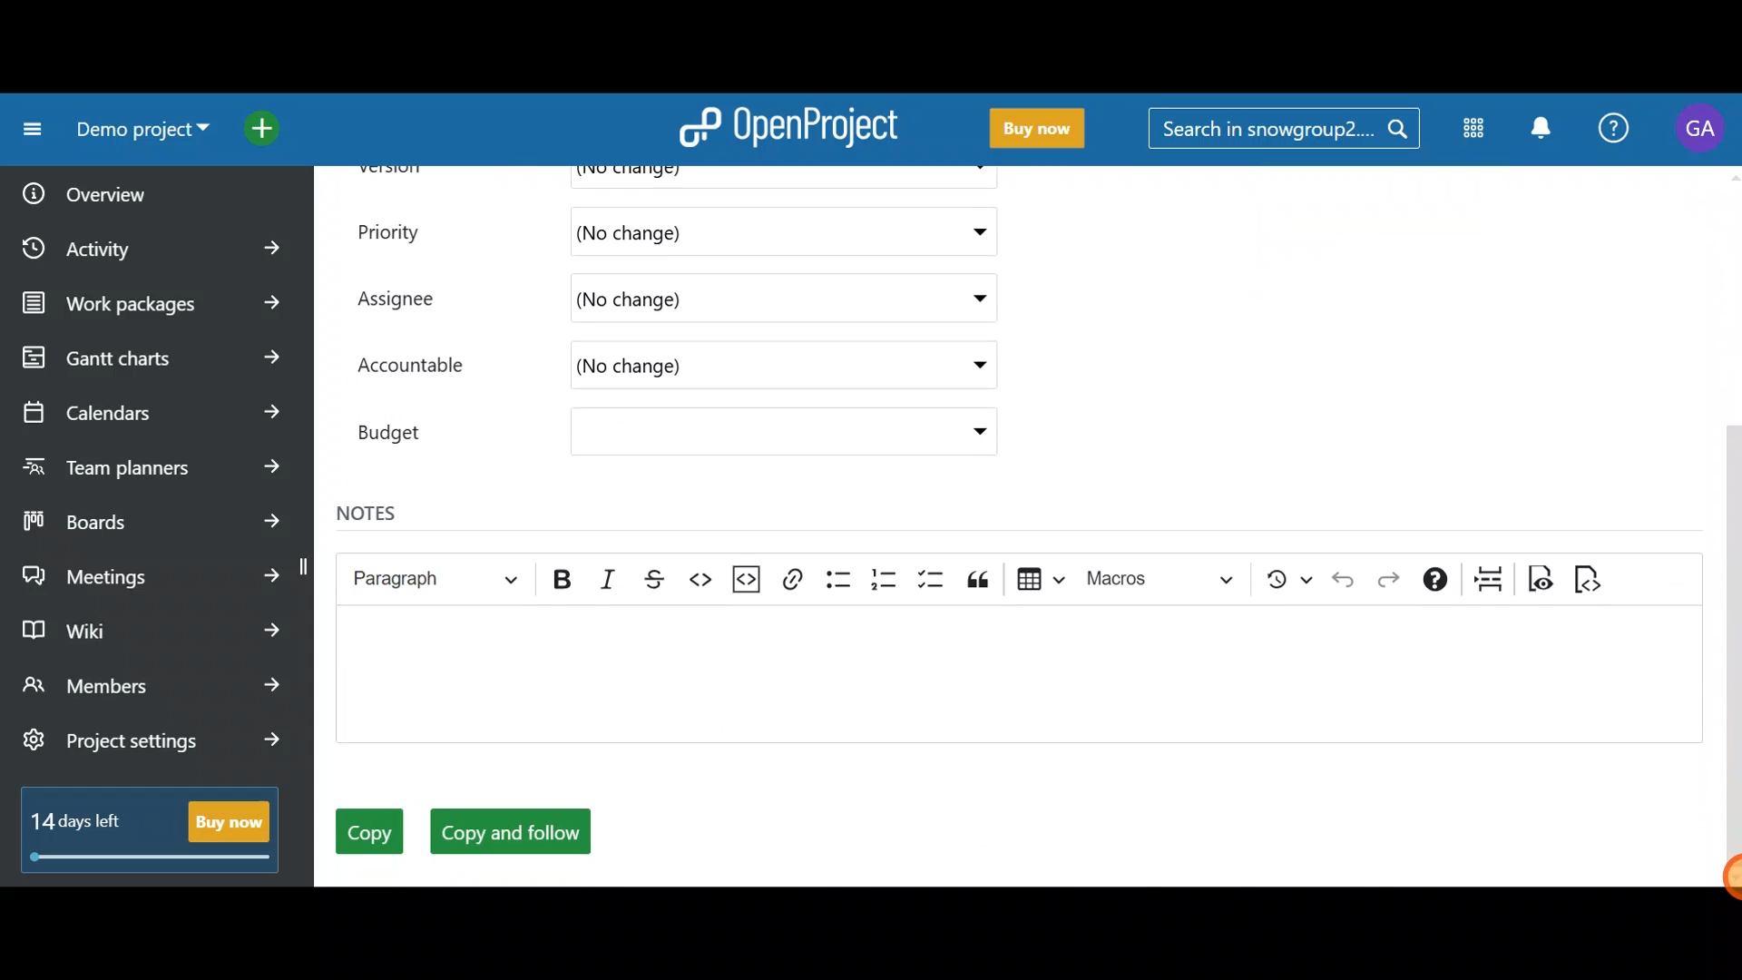 The width and height of the screenshot is (1742, 980). What do you see at coordinates (973, 366) in the screenshot?
I see `Accountable drop down` at bounding box center [973, 366].